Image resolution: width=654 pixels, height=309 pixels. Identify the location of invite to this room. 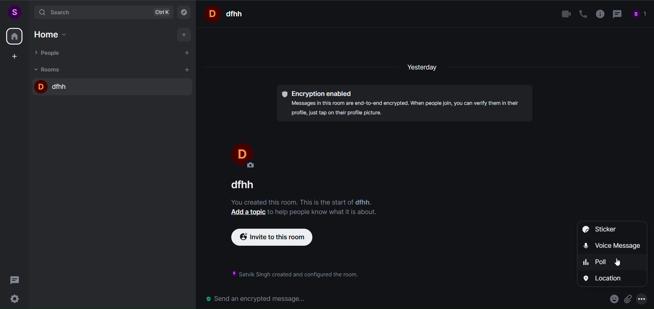
(278, 240).